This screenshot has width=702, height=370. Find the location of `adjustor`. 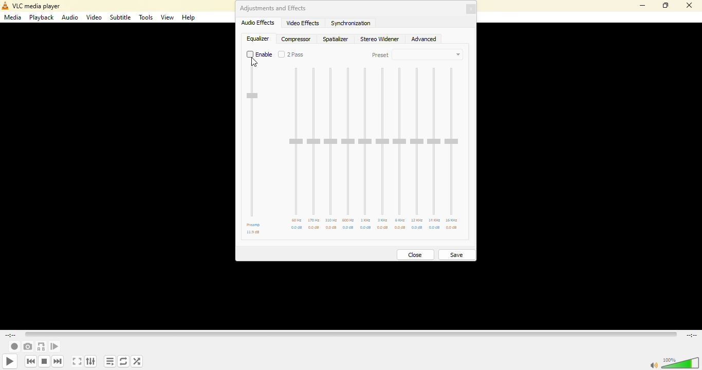

adjustor is located at coordinates (314, 141).